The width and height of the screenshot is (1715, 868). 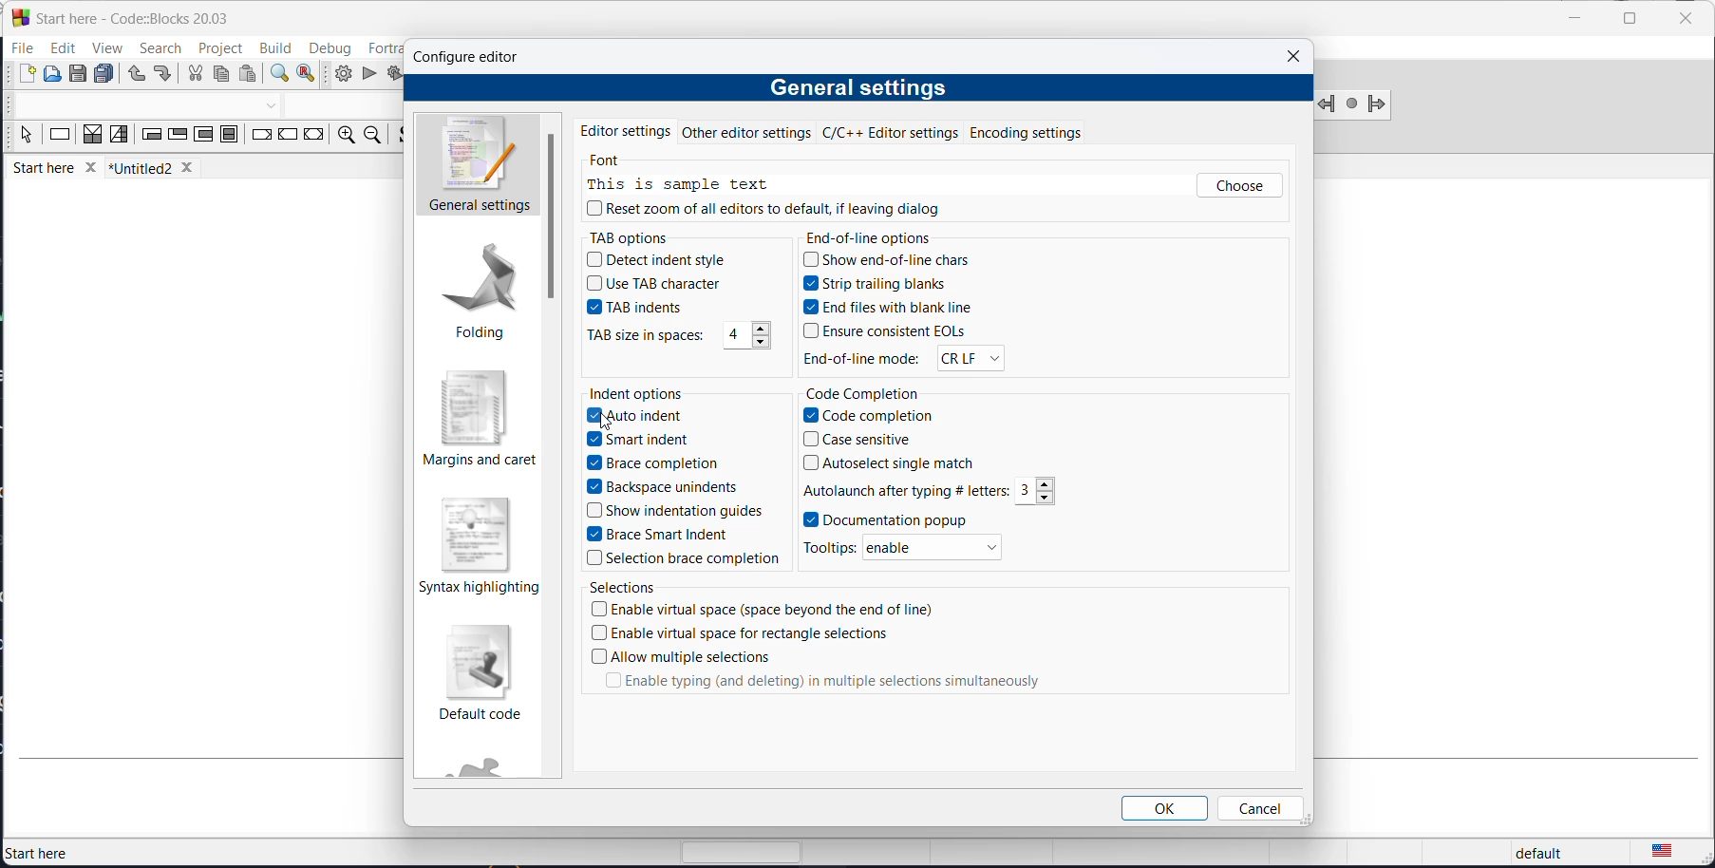 What do you see at coordinates (26, 139) in the screenshot?
I see `select` at bounding box center [26, 139].